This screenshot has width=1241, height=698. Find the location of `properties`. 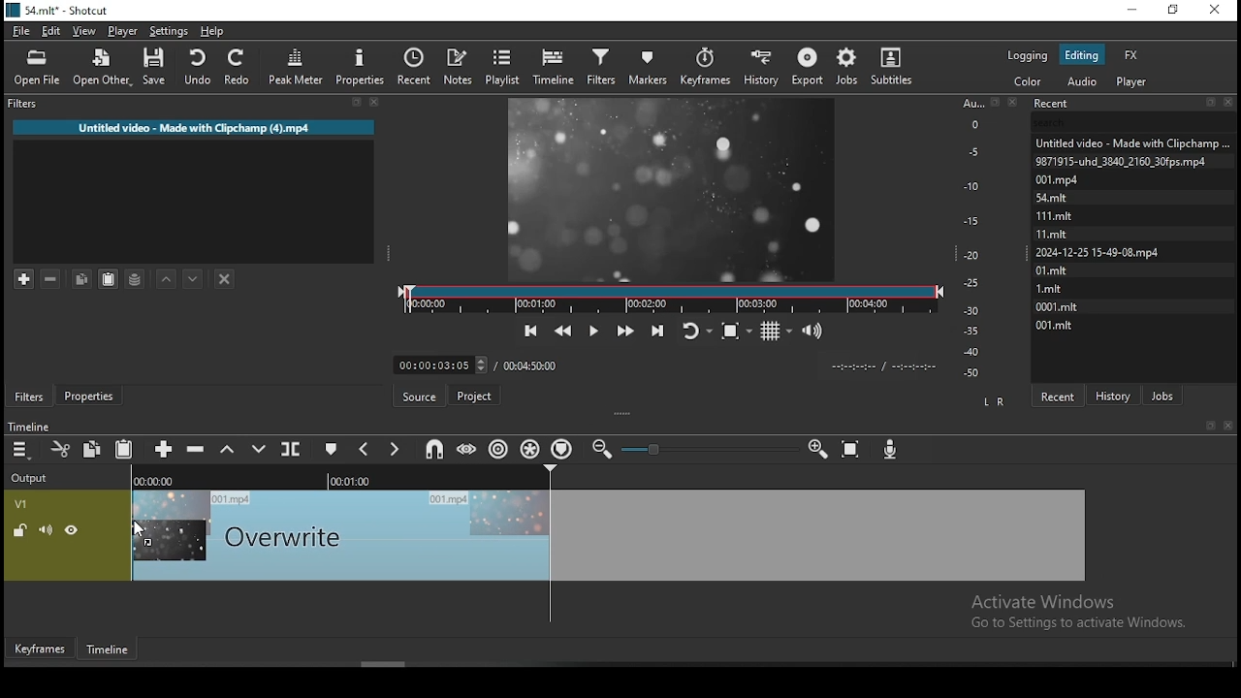

properties is located at coordinates (91, 396).